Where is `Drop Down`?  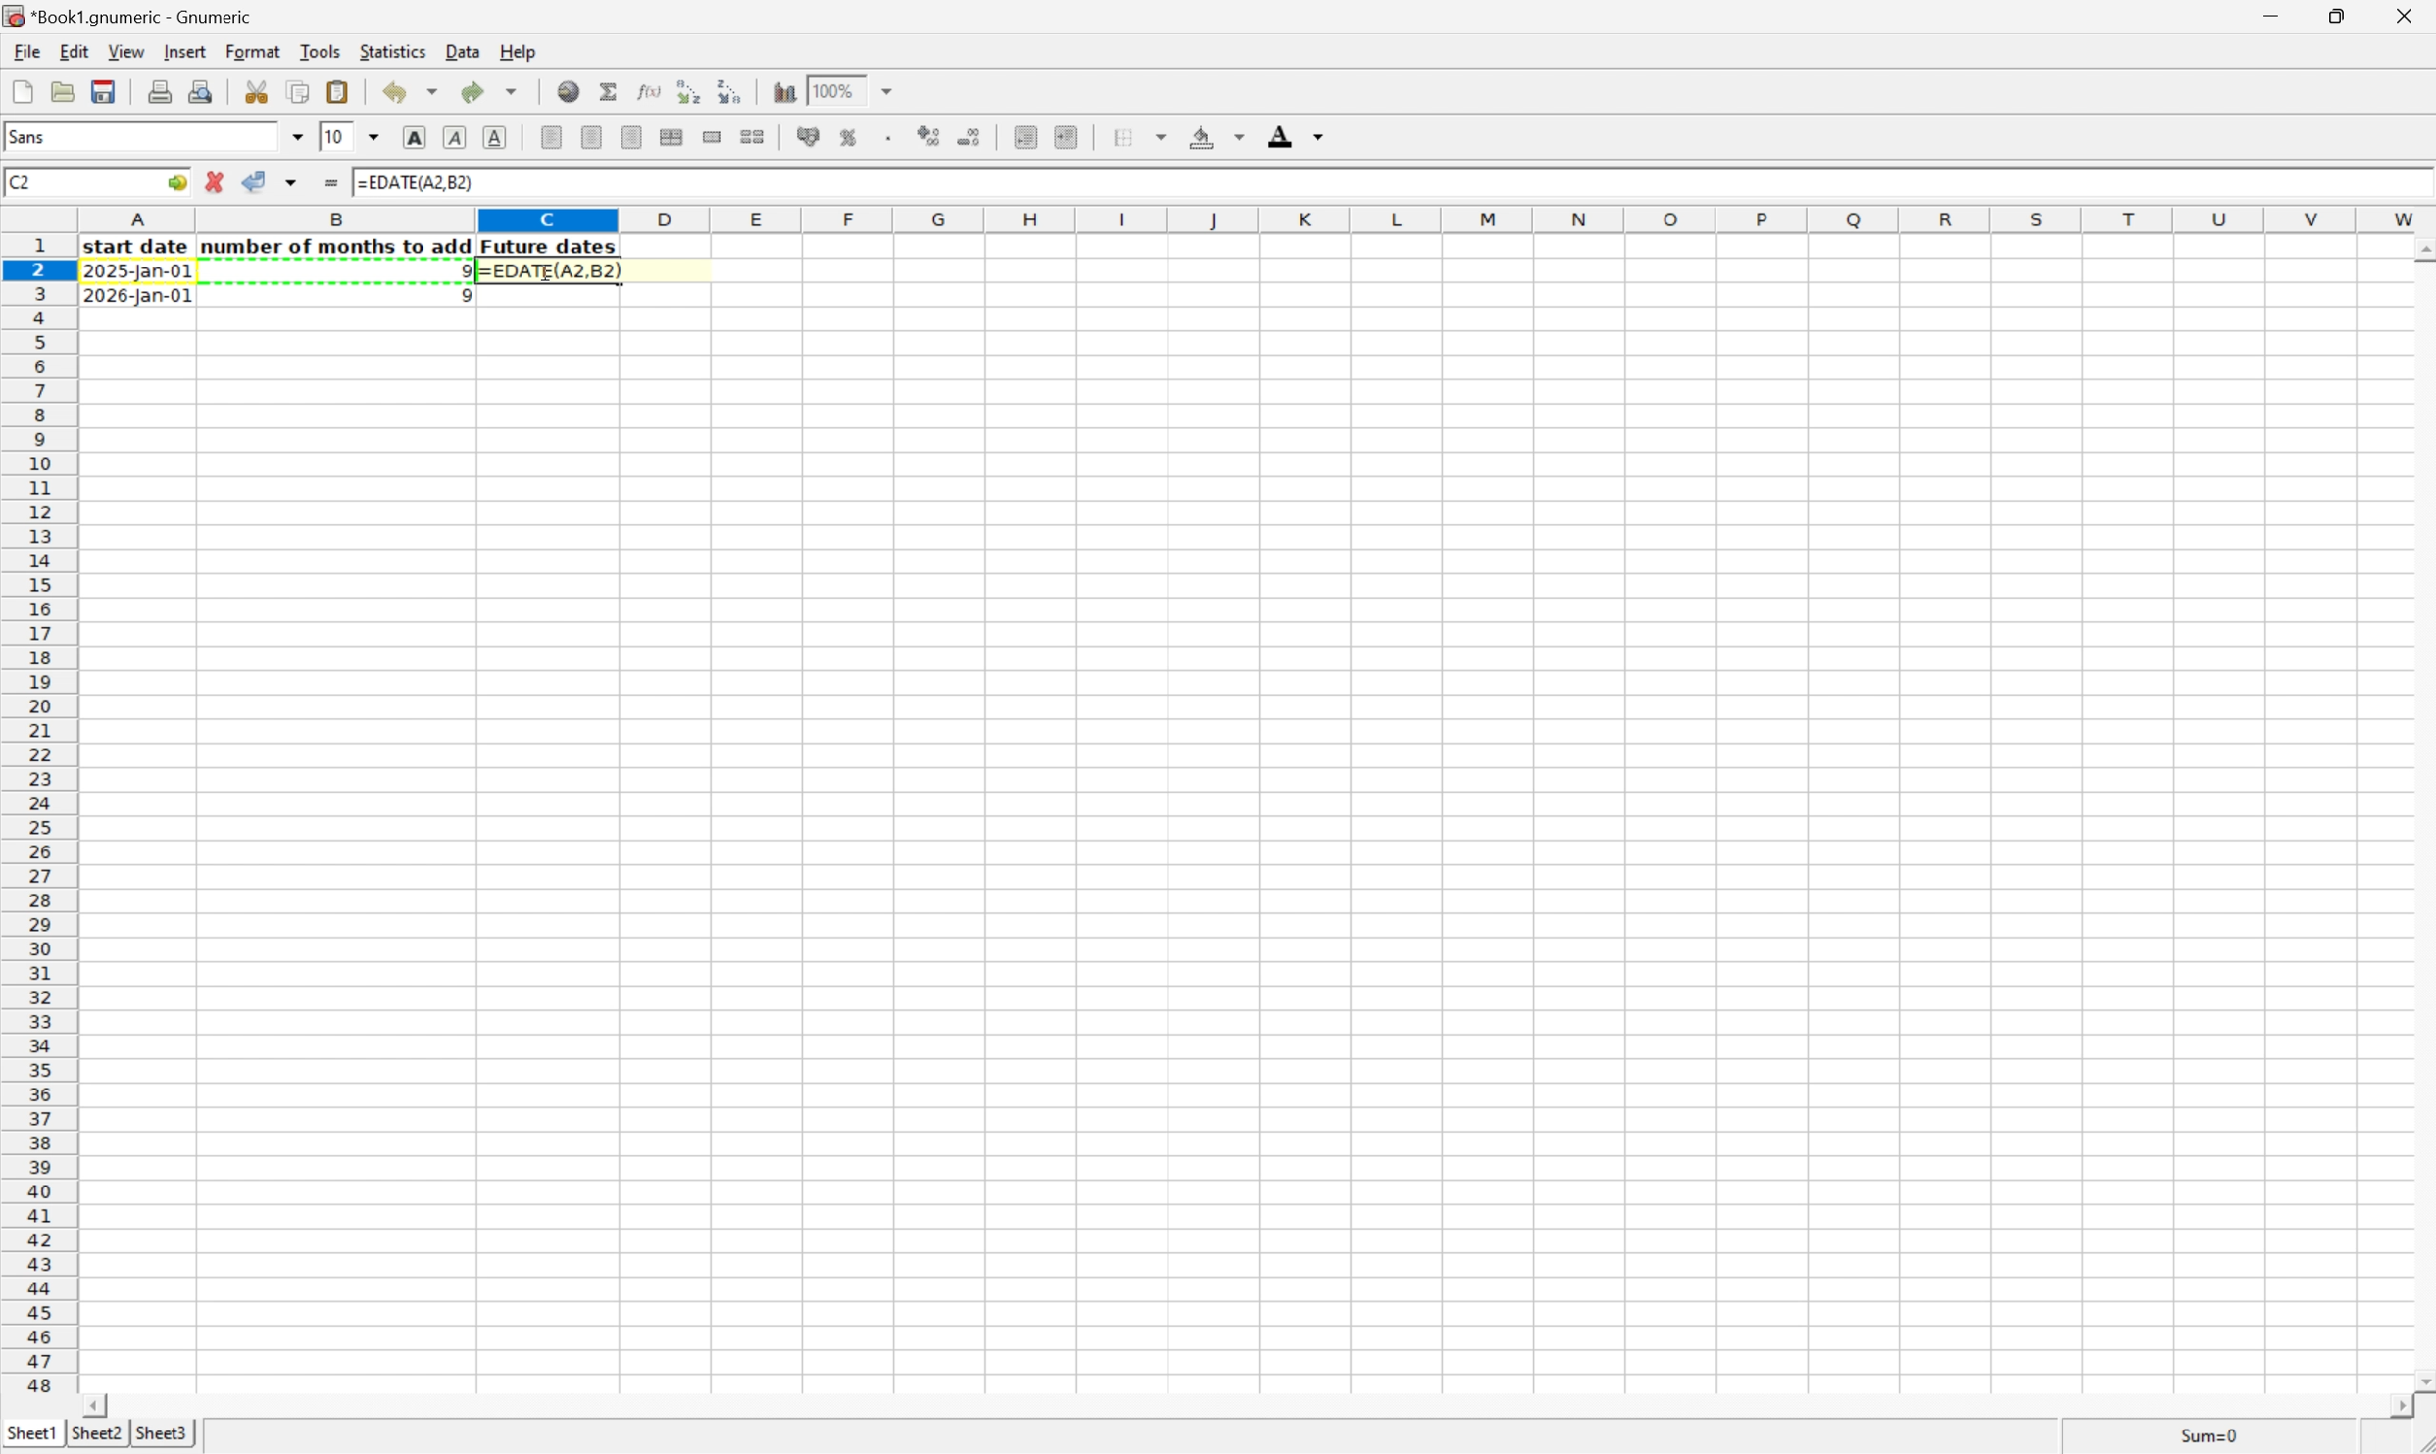
Drop Down is located at coordinates (374, 138).